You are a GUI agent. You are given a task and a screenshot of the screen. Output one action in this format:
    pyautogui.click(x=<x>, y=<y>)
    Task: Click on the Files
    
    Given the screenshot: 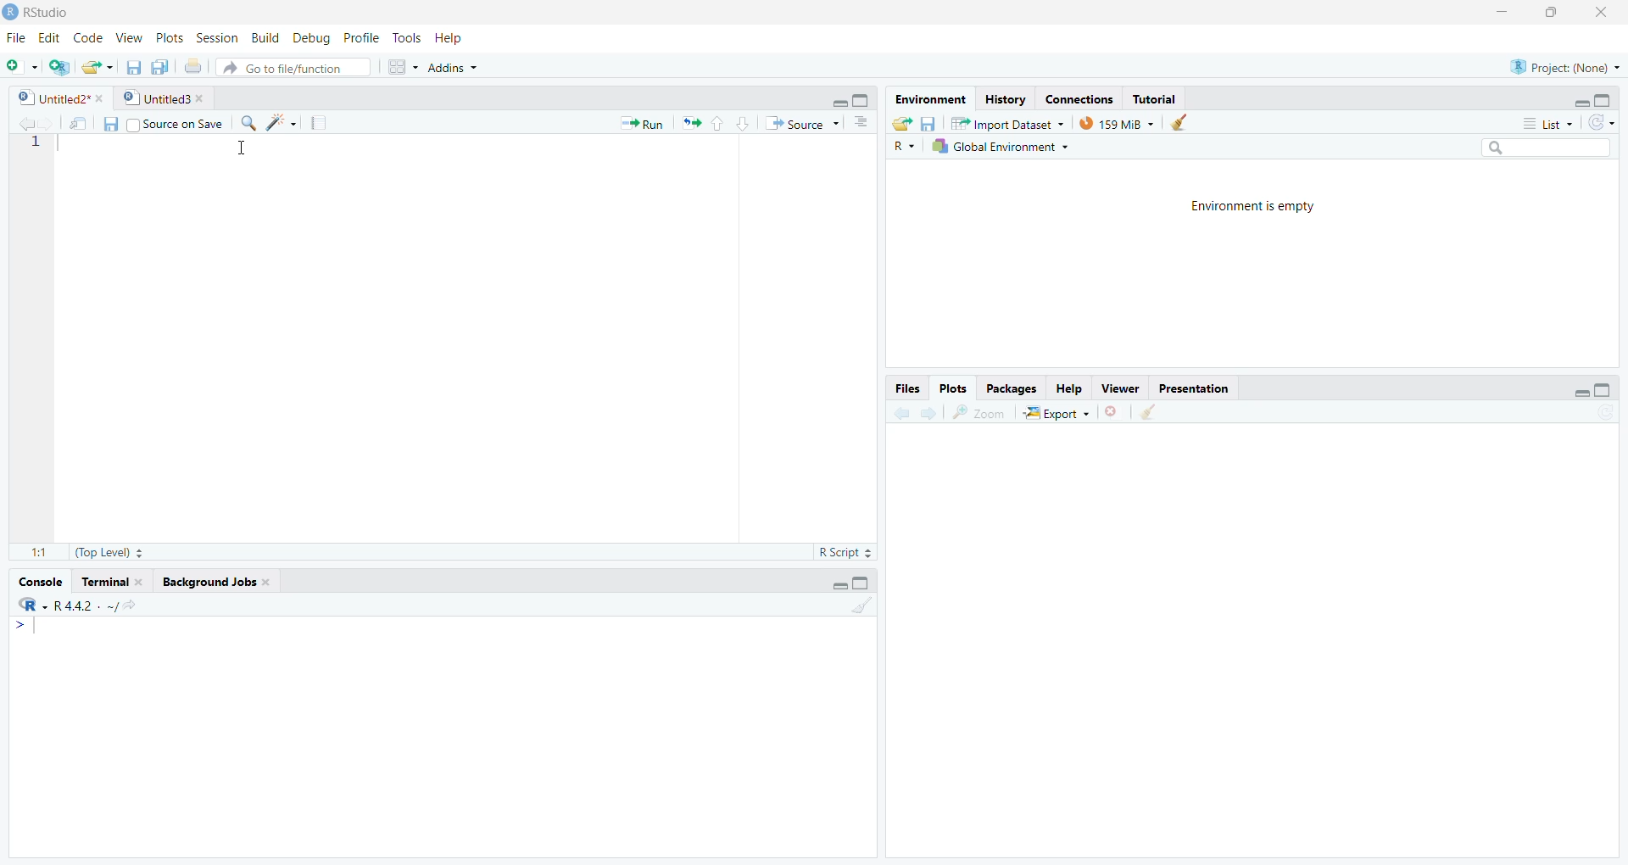 What is the action you would take?
    pyautogui.click(x=907, y=390)
    